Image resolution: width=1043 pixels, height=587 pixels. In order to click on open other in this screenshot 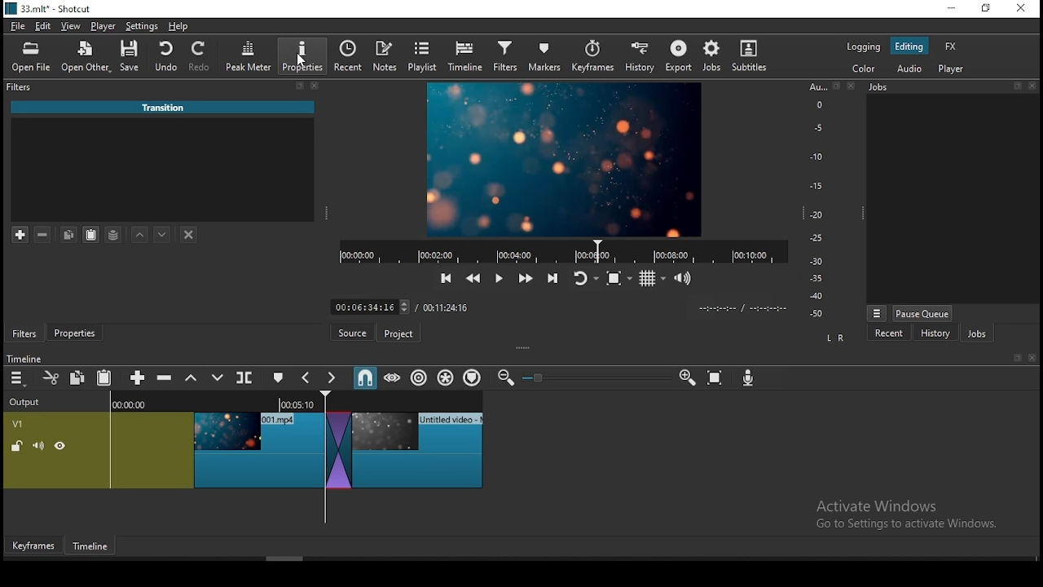, I will do `click(87, 60)`.